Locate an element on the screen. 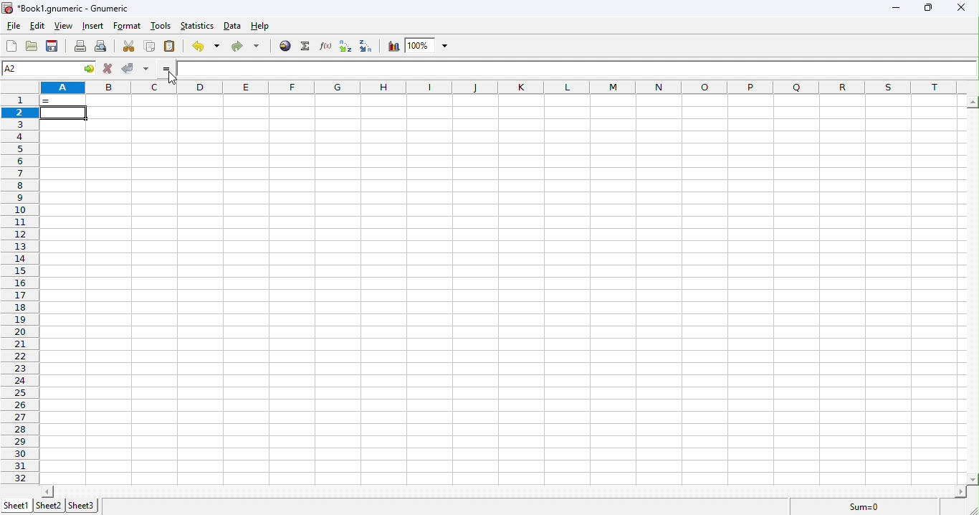 The height and width of the screenshot is (515, 979). save is located at coordinates (52, 47).